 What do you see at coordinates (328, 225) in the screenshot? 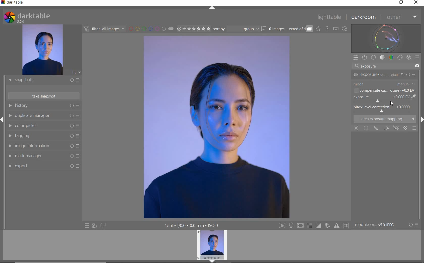
I see `Button` at bounding box center [328, 225].